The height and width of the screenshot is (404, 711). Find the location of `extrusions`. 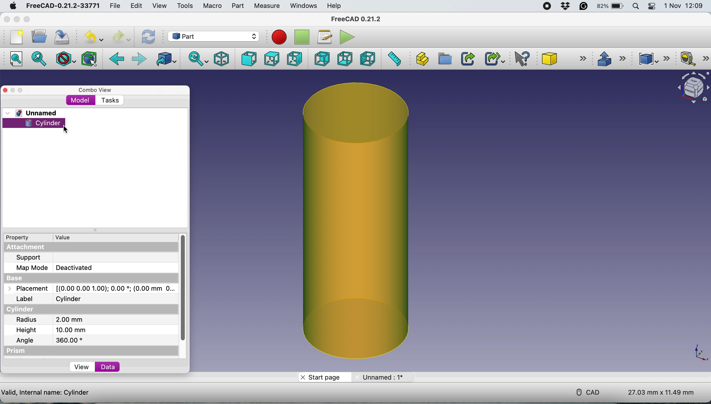

extrusions is located at coordinates (613, 59).